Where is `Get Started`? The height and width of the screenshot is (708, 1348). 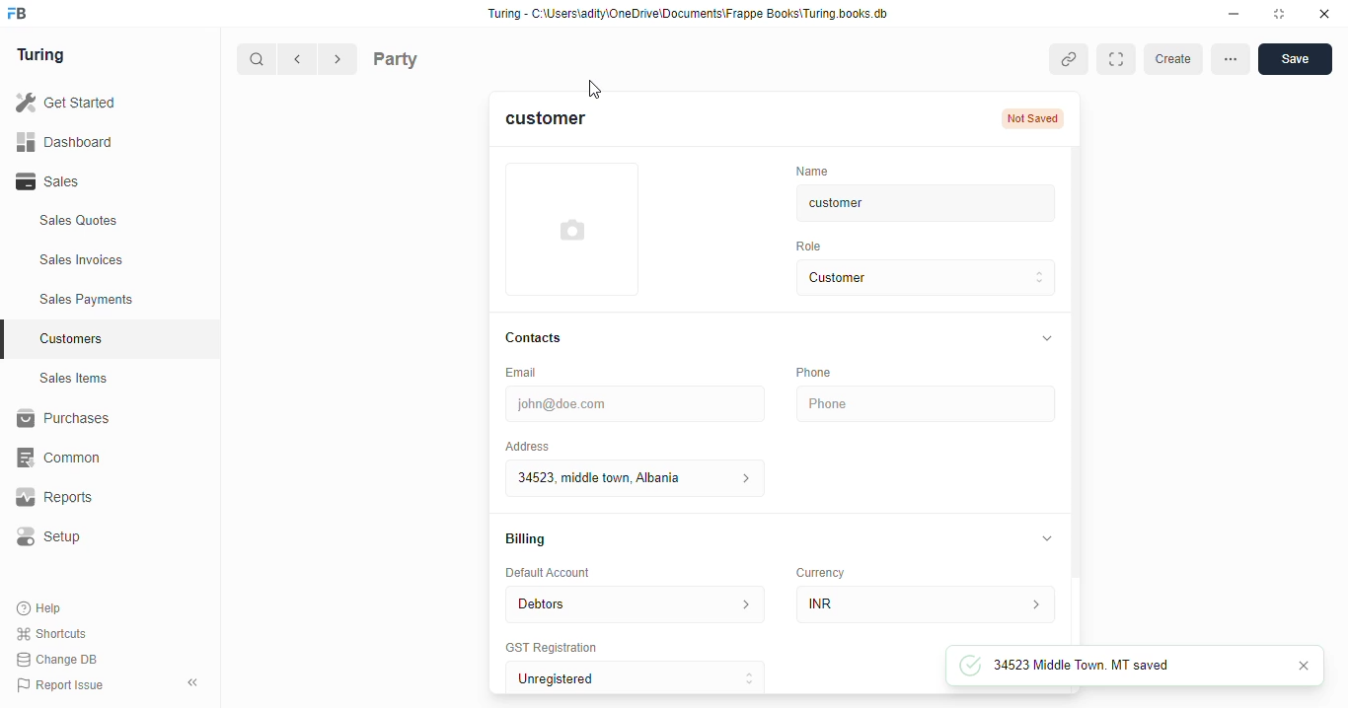
Get Started is located at coordinates (92, 104).